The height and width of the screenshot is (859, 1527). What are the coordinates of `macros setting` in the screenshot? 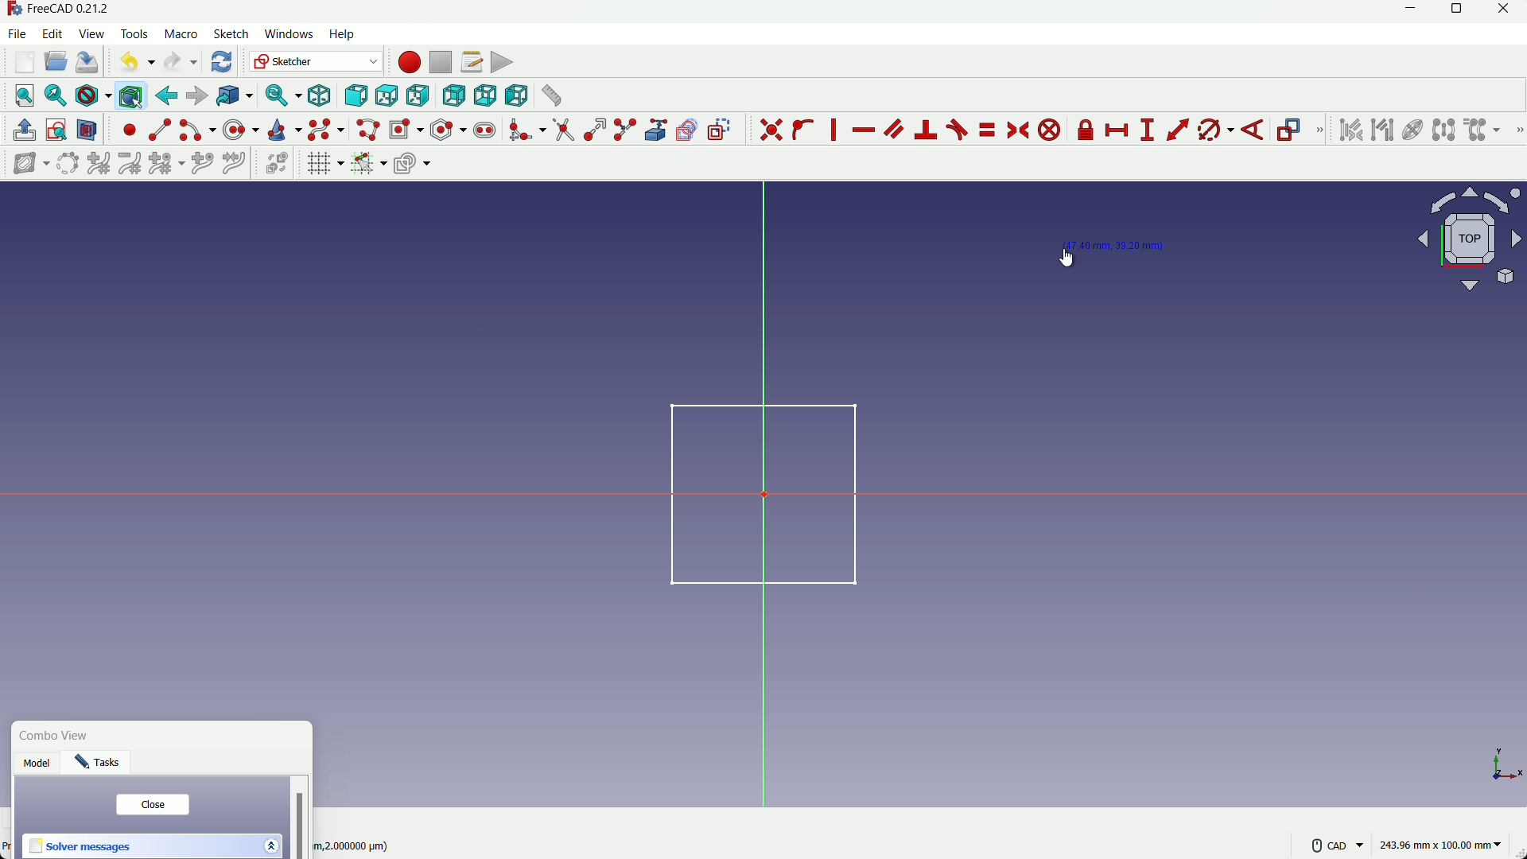 It's located at (471, 62).